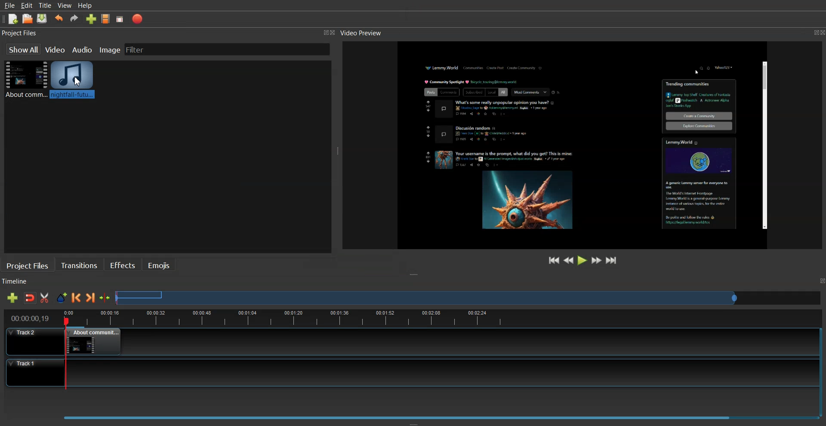  What do you see at coordinates (411, 415) in the screenshot?
I see `Slider` at bounding box center [411, 415].